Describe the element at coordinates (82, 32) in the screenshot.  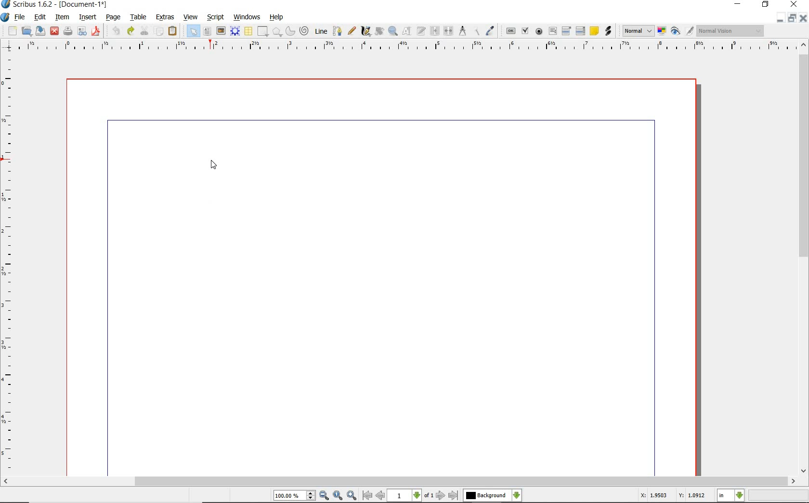
I see `preflight verifier` at that location.